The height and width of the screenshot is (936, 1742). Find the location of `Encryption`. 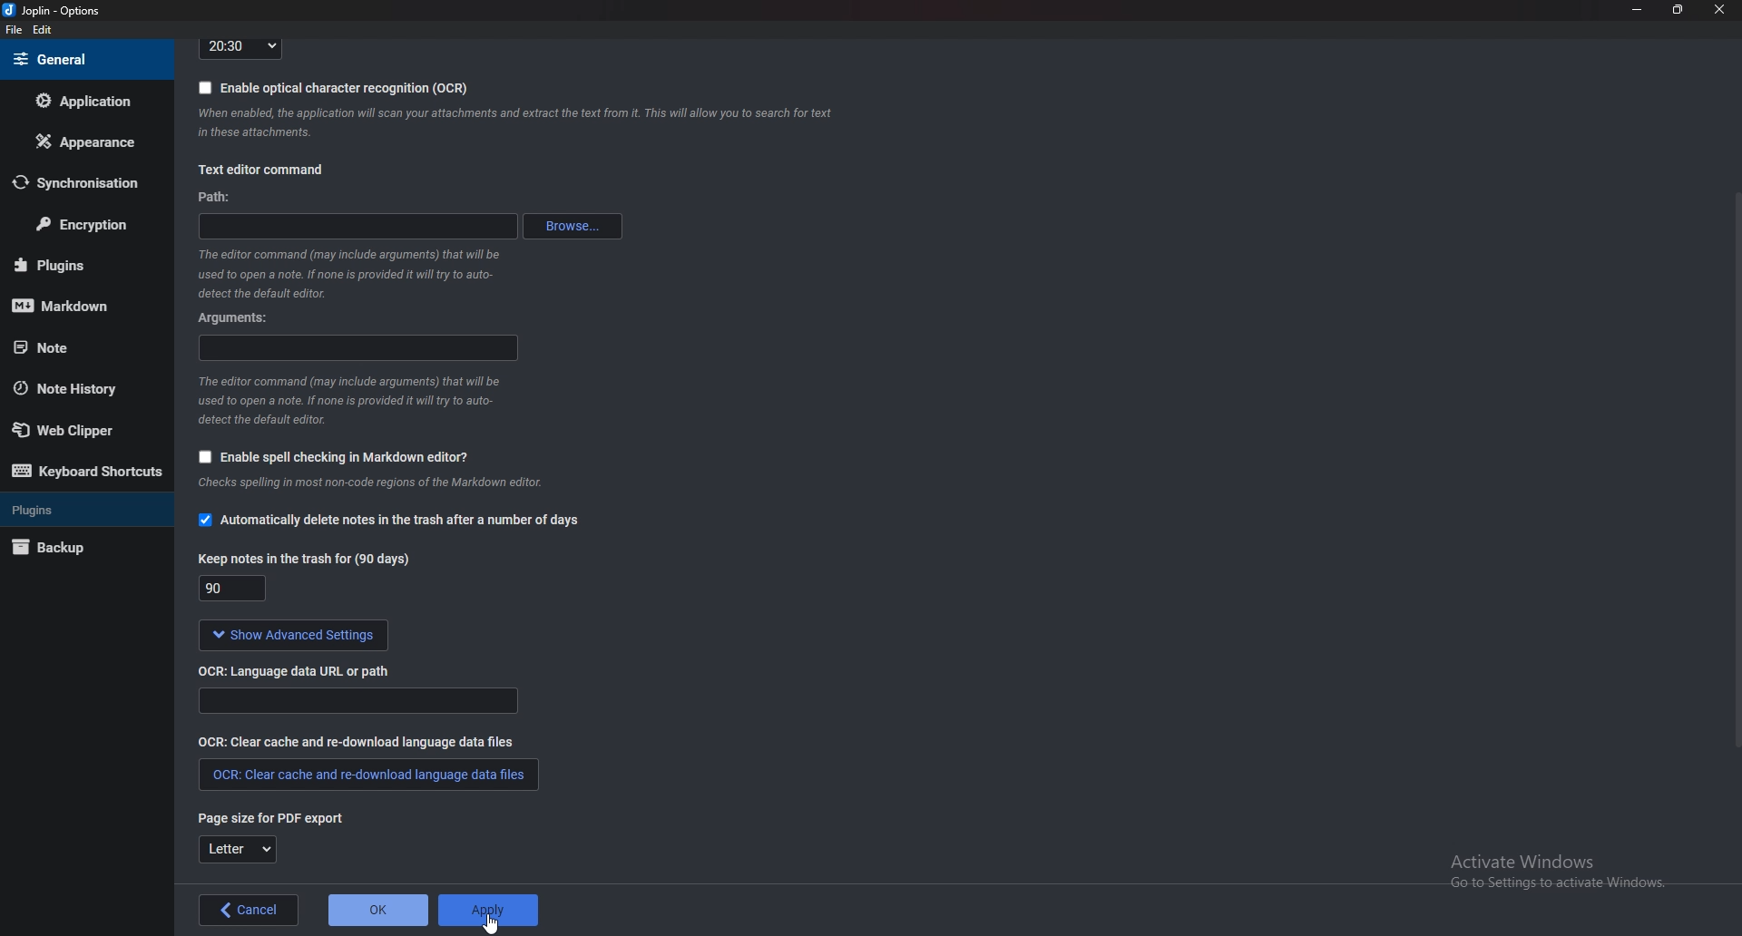

Encryption is located at coordinates (83, 226).